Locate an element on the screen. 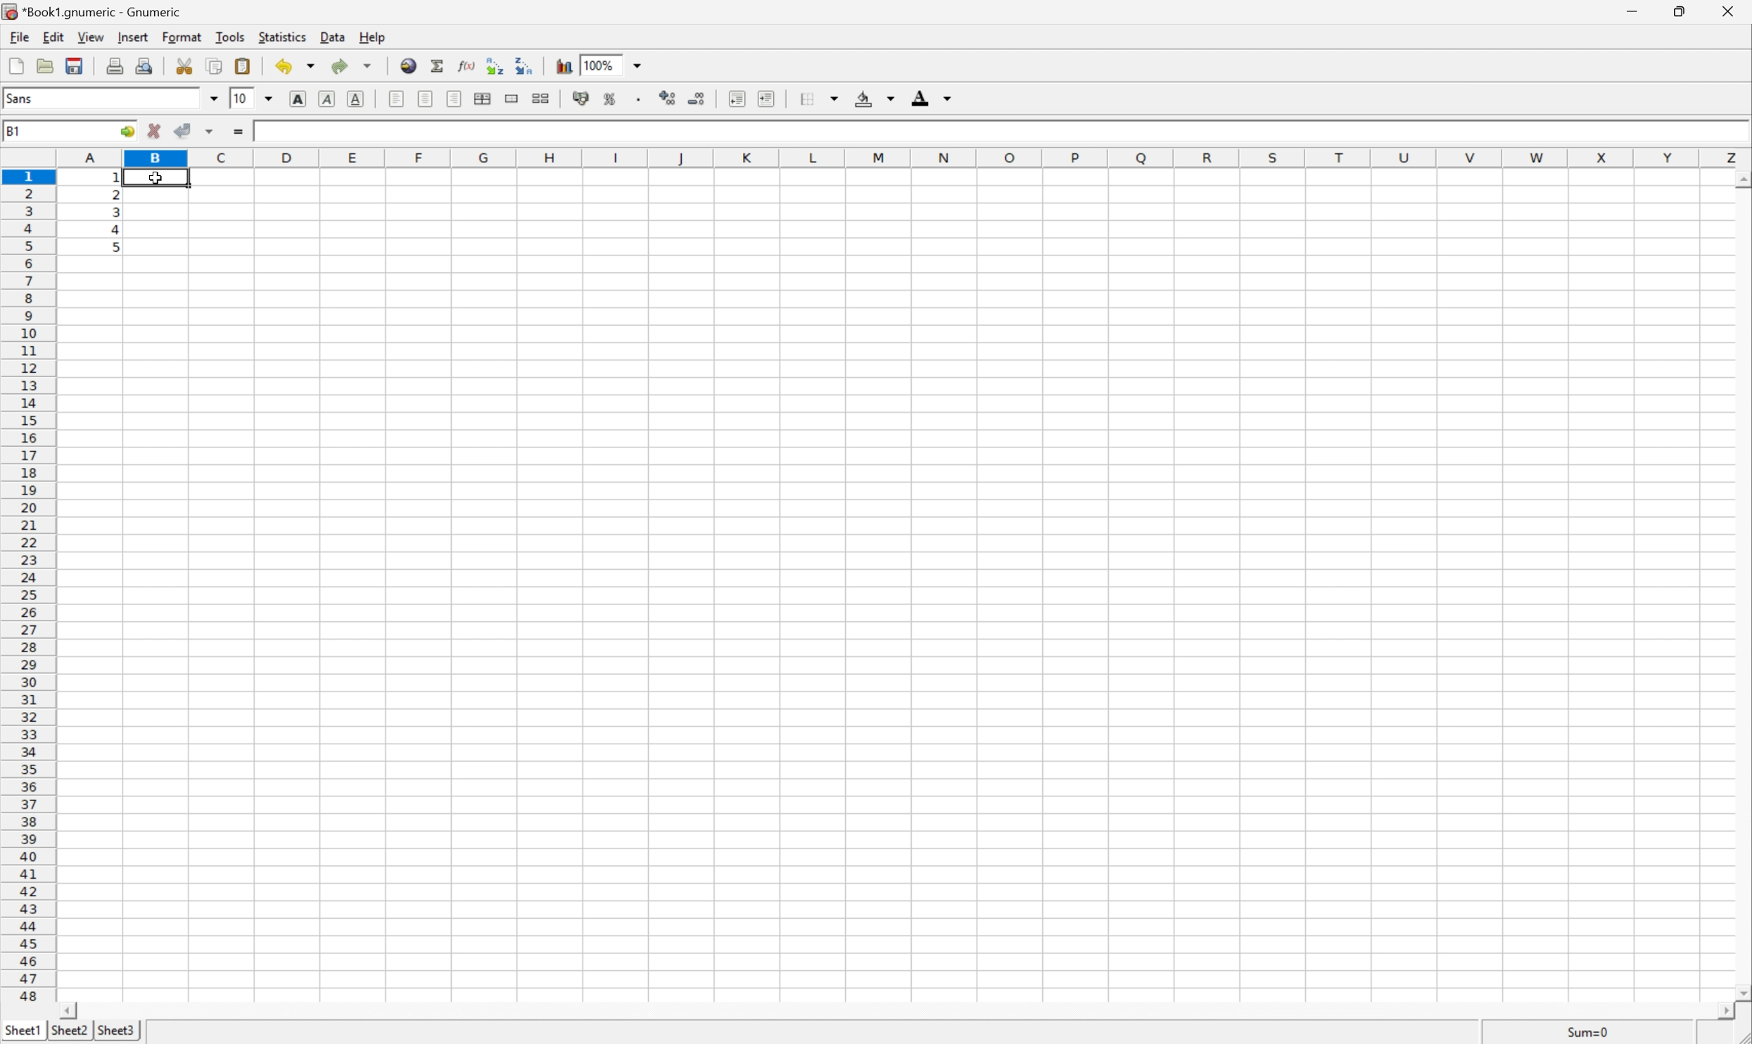  Statistics is located at coordinates (281, 37).